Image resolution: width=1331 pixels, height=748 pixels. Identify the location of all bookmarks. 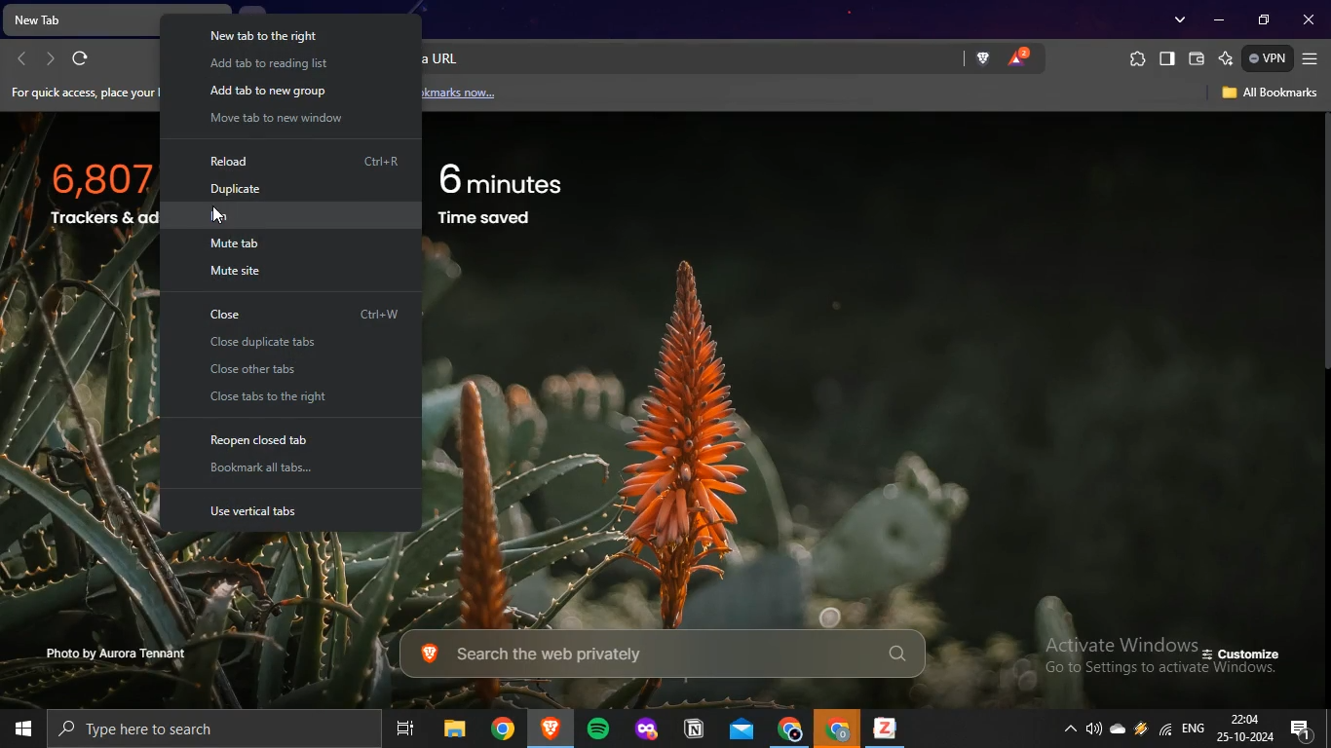
(1269, 95).